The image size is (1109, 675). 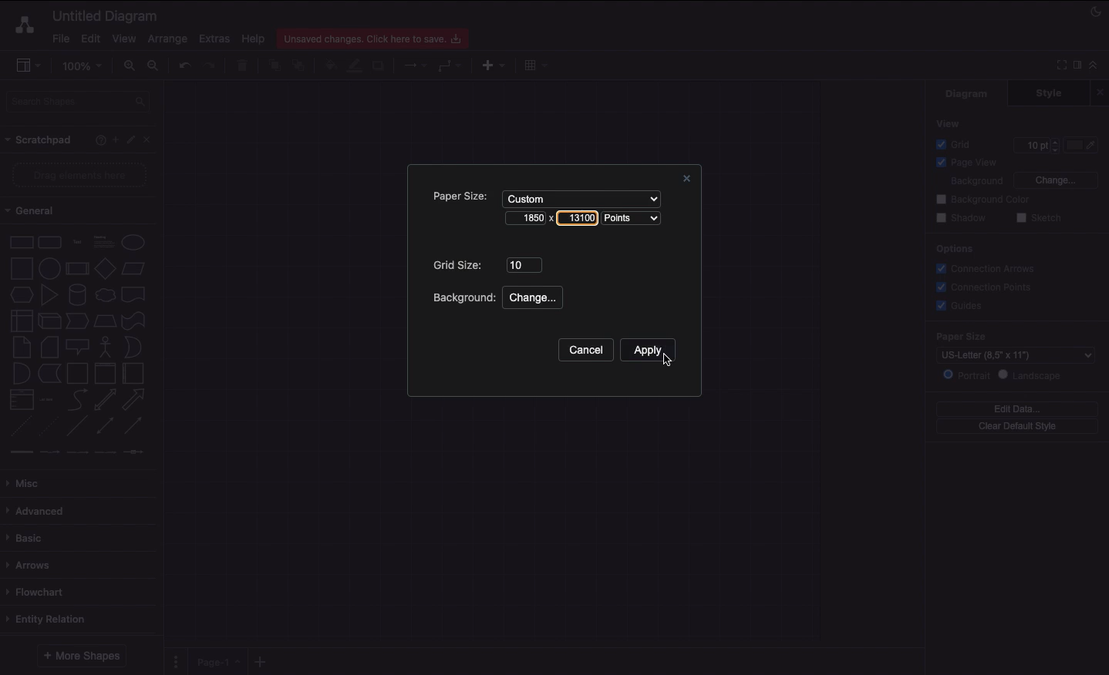 What do you see at coordinates (49, 452) in the screenshot?
I see `connector 2` at bounding box center [49, 452].